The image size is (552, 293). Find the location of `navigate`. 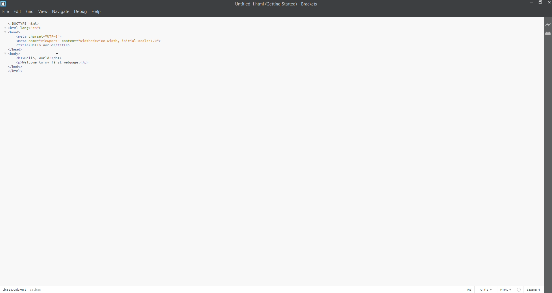

navigate is located at coordinates (61, 11).